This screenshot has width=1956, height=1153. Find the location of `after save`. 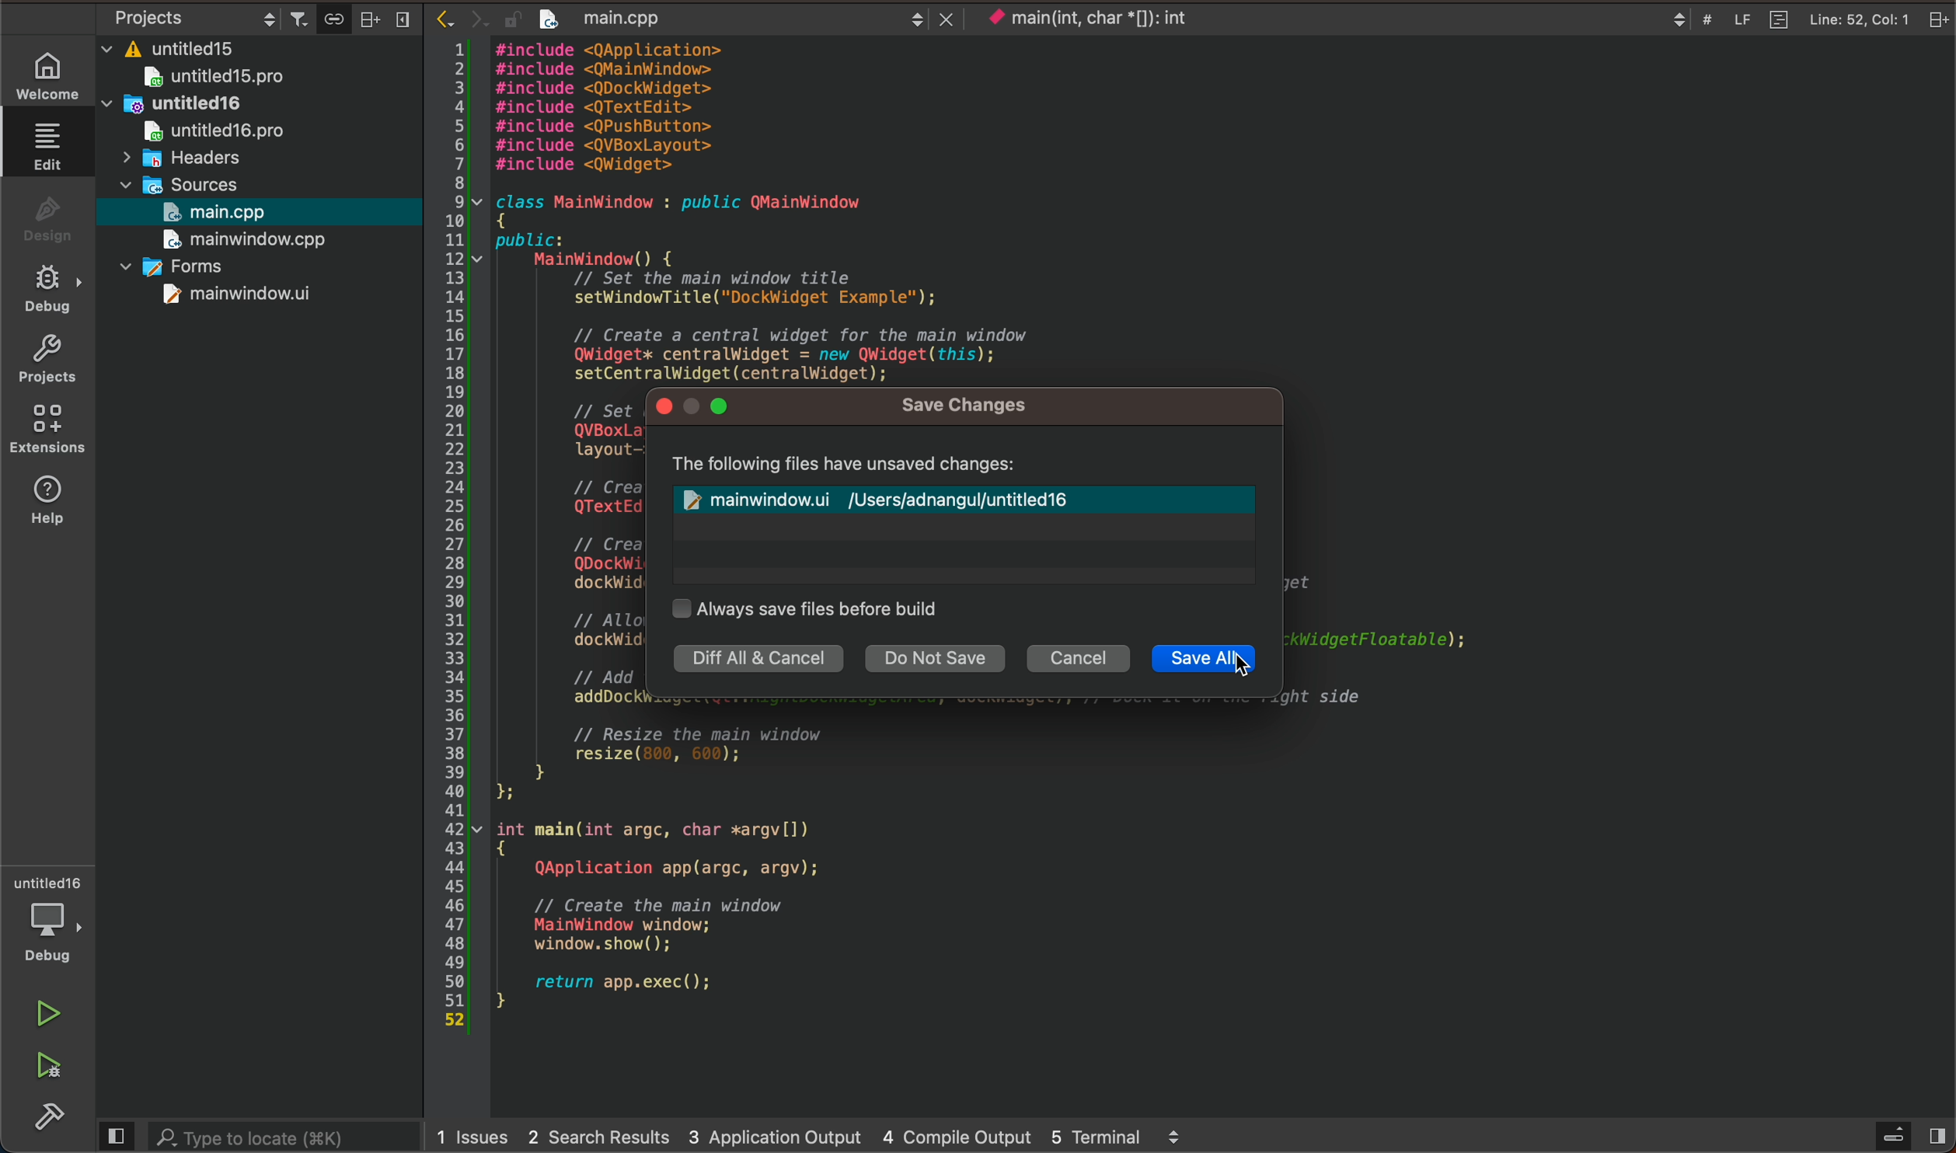

after save is located at coordinates (743, 22).